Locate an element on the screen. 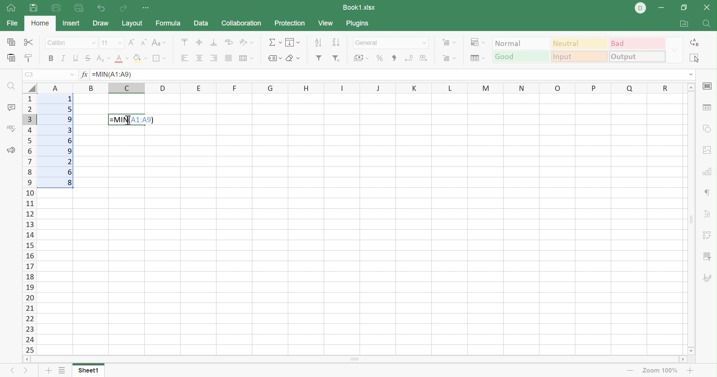 Image resolution: width=717 pixels, height=377 pixels. Cell settings is located at coordinates (707, 86).